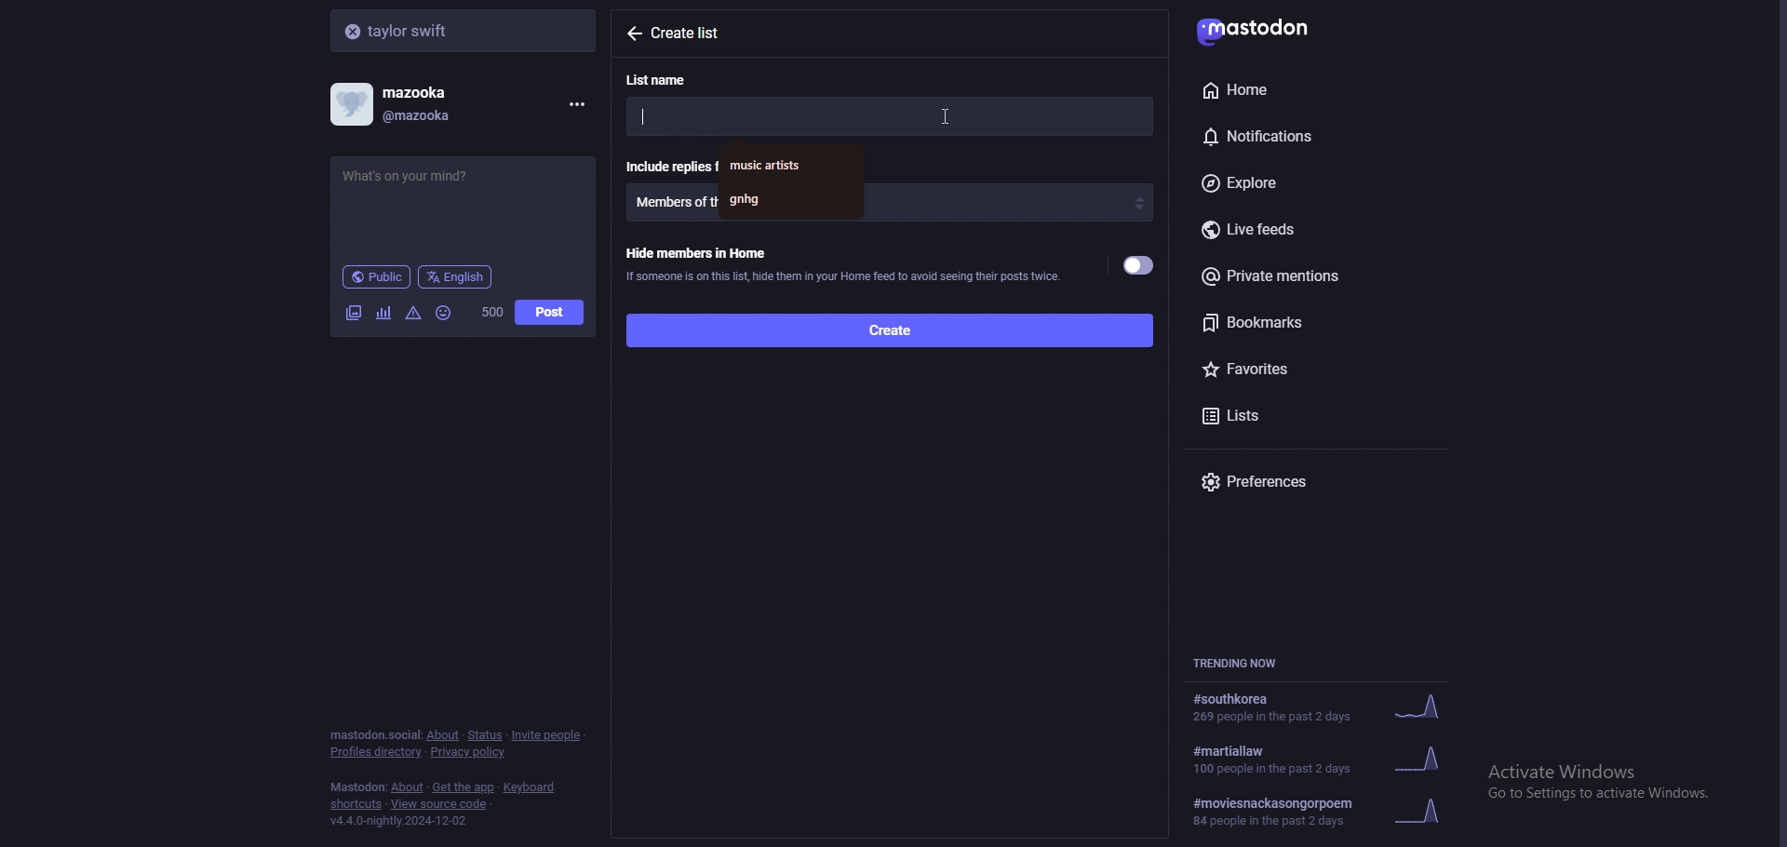 This screenshot has height=847, width=1787. Describe the element at coordinates (698, 34) in the screenshot. I see `create list` at that location.